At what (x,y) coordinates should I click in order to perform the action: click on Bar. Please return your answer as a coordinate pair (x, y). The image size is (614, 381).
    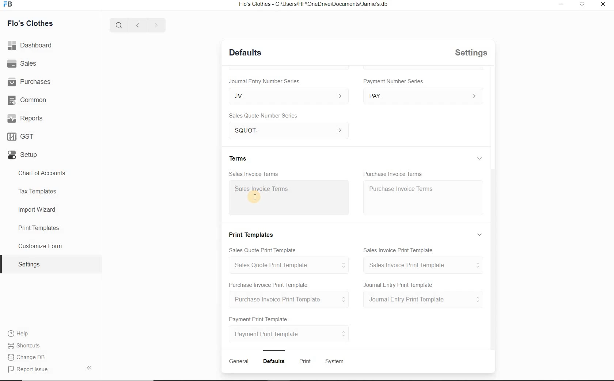
    Looking at the image, I should click on (274, 349).